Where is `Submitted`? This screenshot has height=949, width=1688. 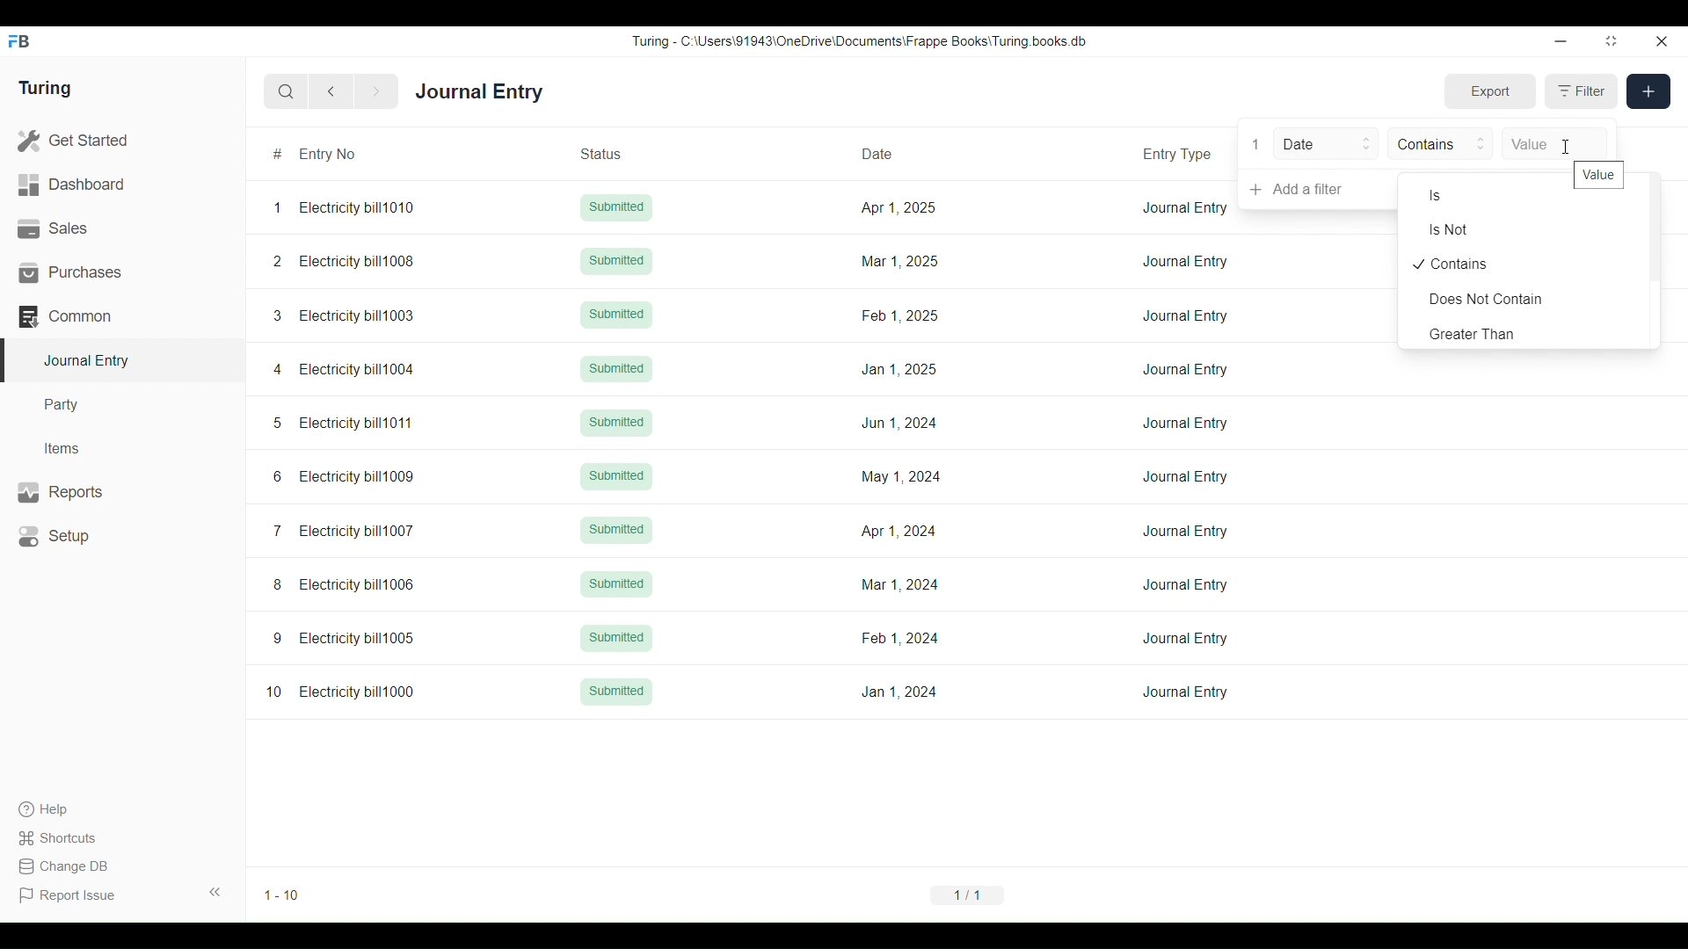
Submitted is located at coordinates (616, 261).